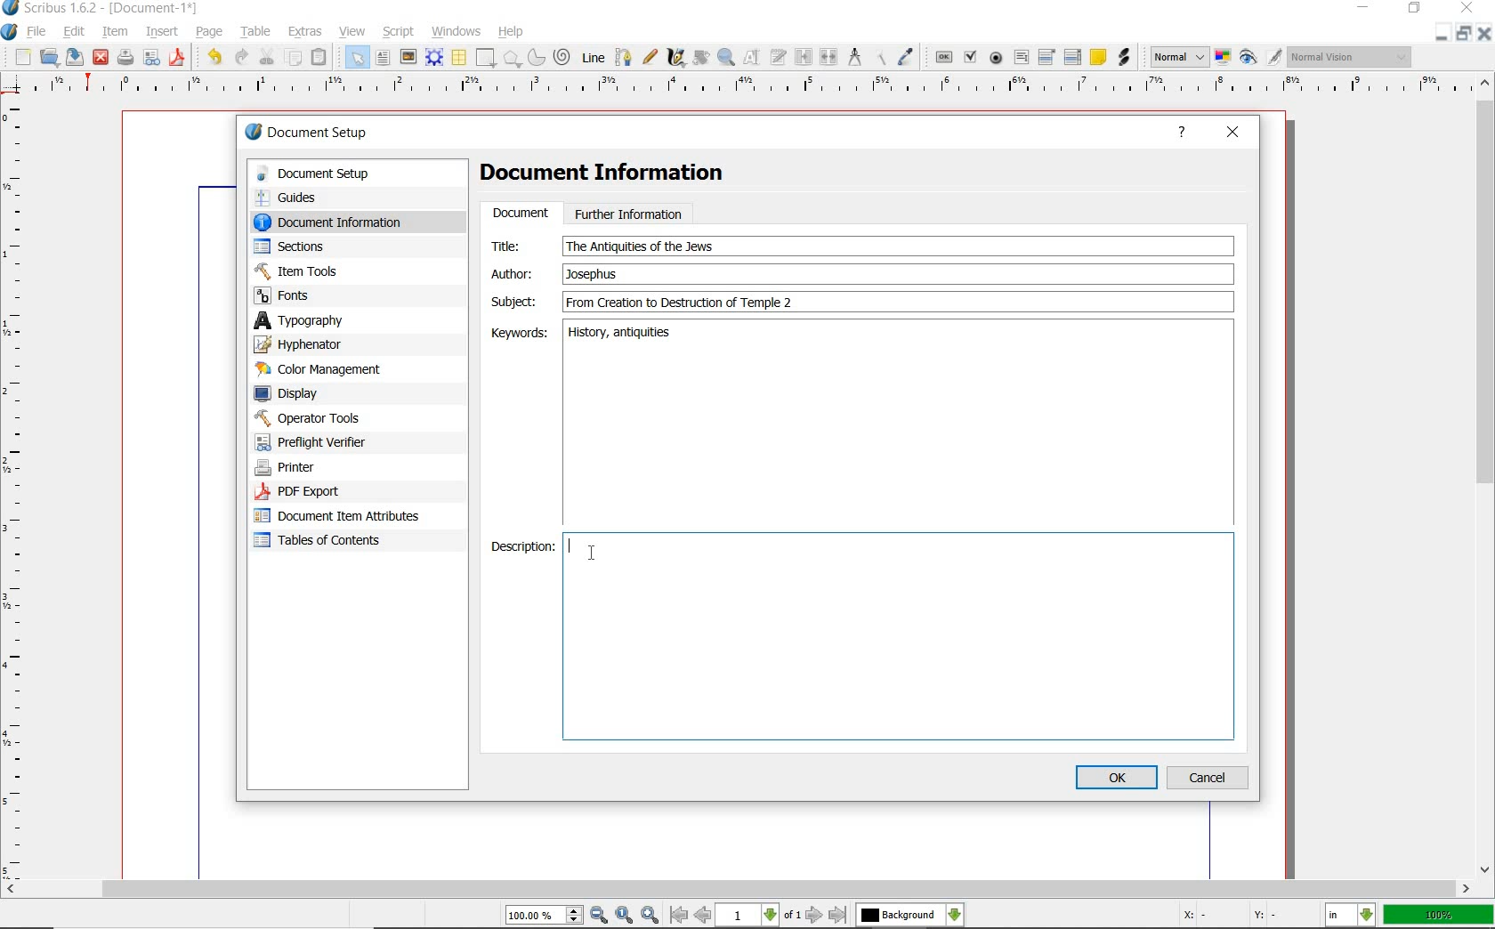 Image resolution: width=1495 pixels, height=929 pixels. Describe the element at coordinates (329, 491) in the screenshot. I see `PDF Export` at that location.